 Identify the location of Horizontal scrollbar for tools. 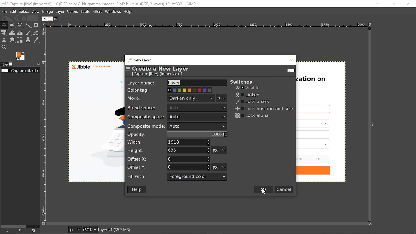
(13, 226).